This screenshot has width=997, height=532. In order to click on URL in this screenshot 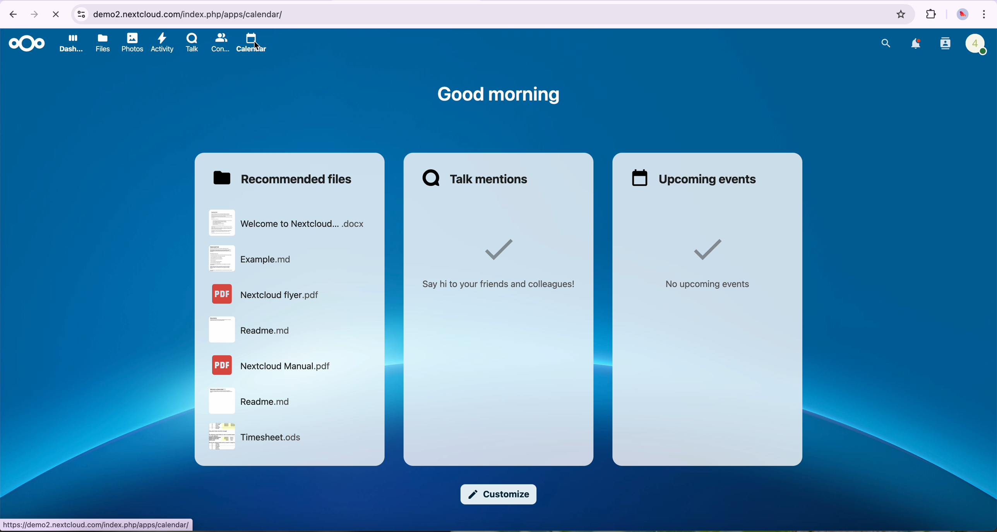, I will do `click(191, 13)`.